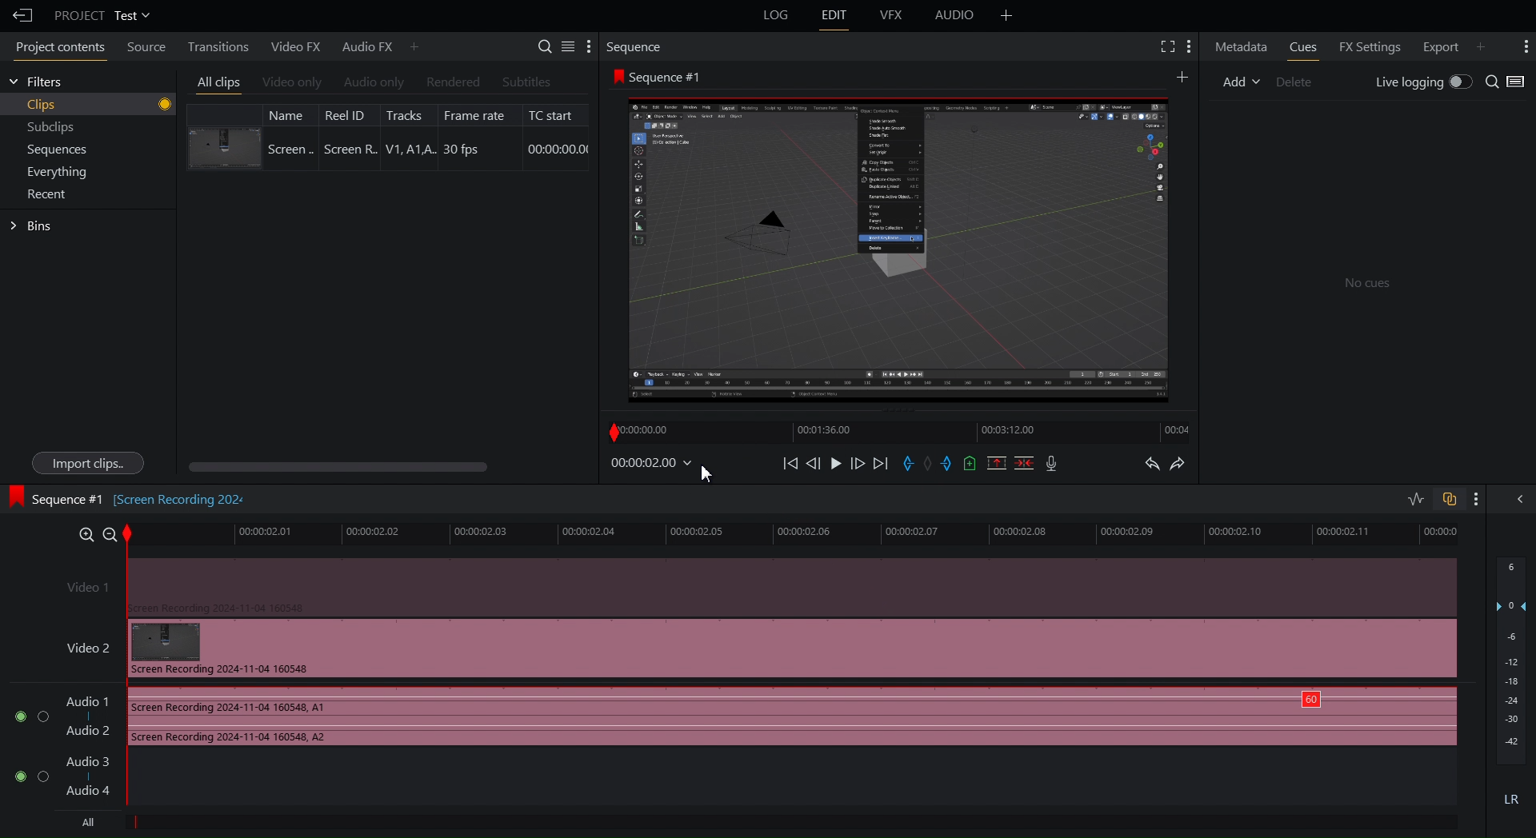 This screenshot has height=838, width=1536. What do you see at coordinates (955, 18) in the screenshot?
I see `Audio` at bounding box center [955, 18].